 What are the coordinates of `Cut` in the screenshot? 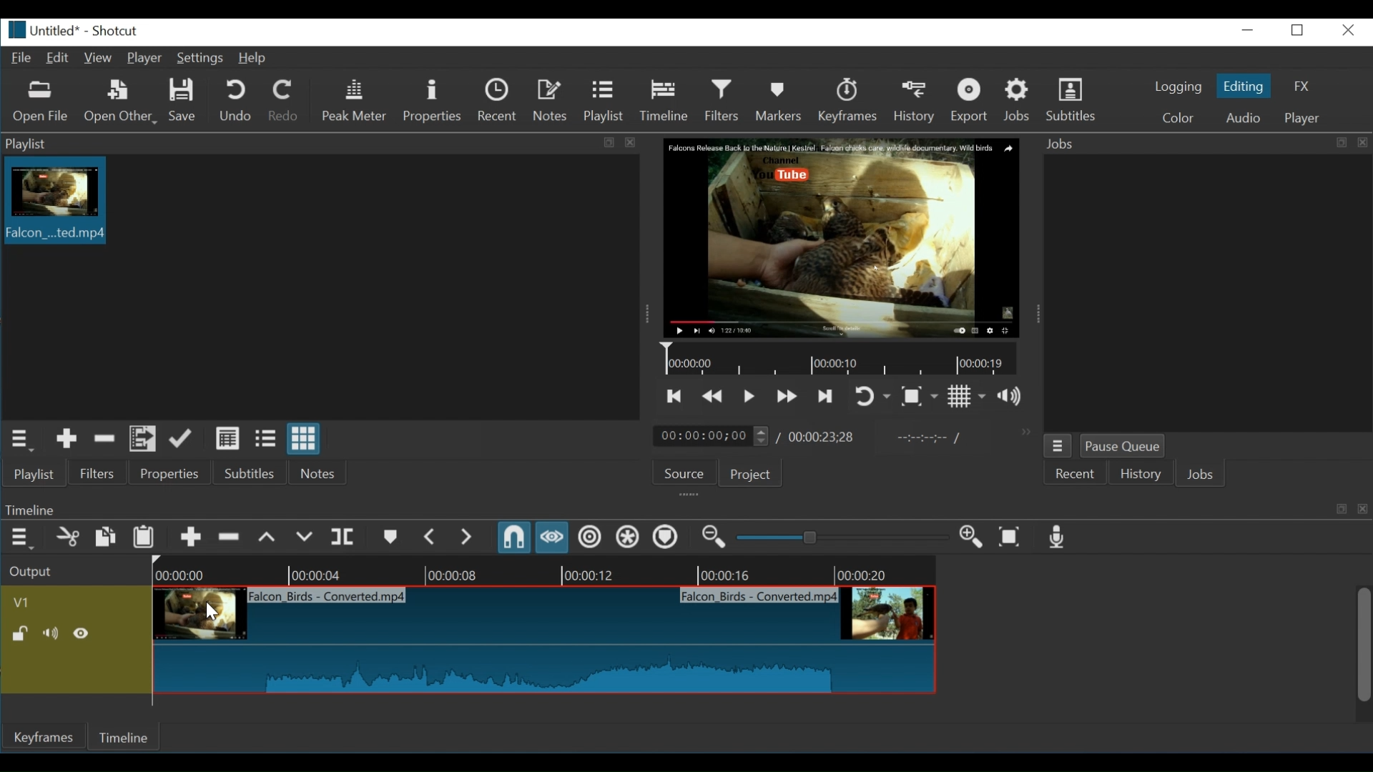 It's located at (68, 537).